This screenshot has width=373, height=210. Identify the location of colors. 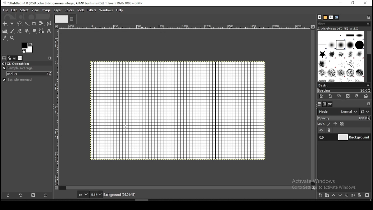
(28, 47).